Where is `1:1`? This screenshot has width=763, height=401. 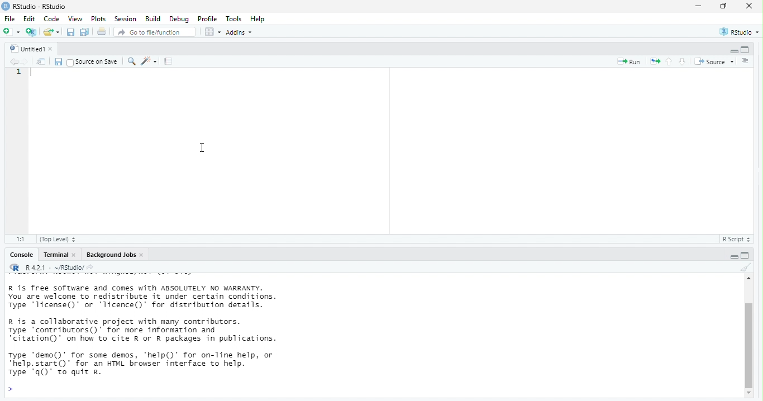
1:1 is located at coordinates (17, 238).